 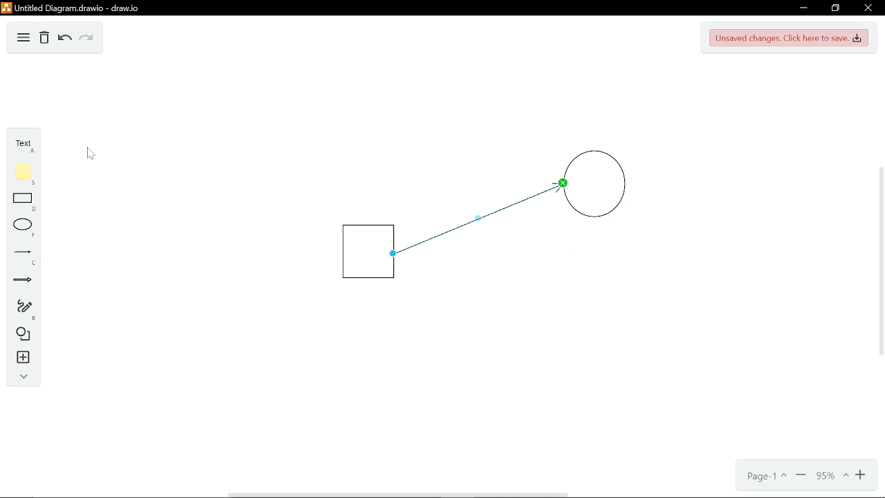 What do you see at coordinates (19, 357) in the screenshot?
I see `Insert` at bounding box center [19, 357].